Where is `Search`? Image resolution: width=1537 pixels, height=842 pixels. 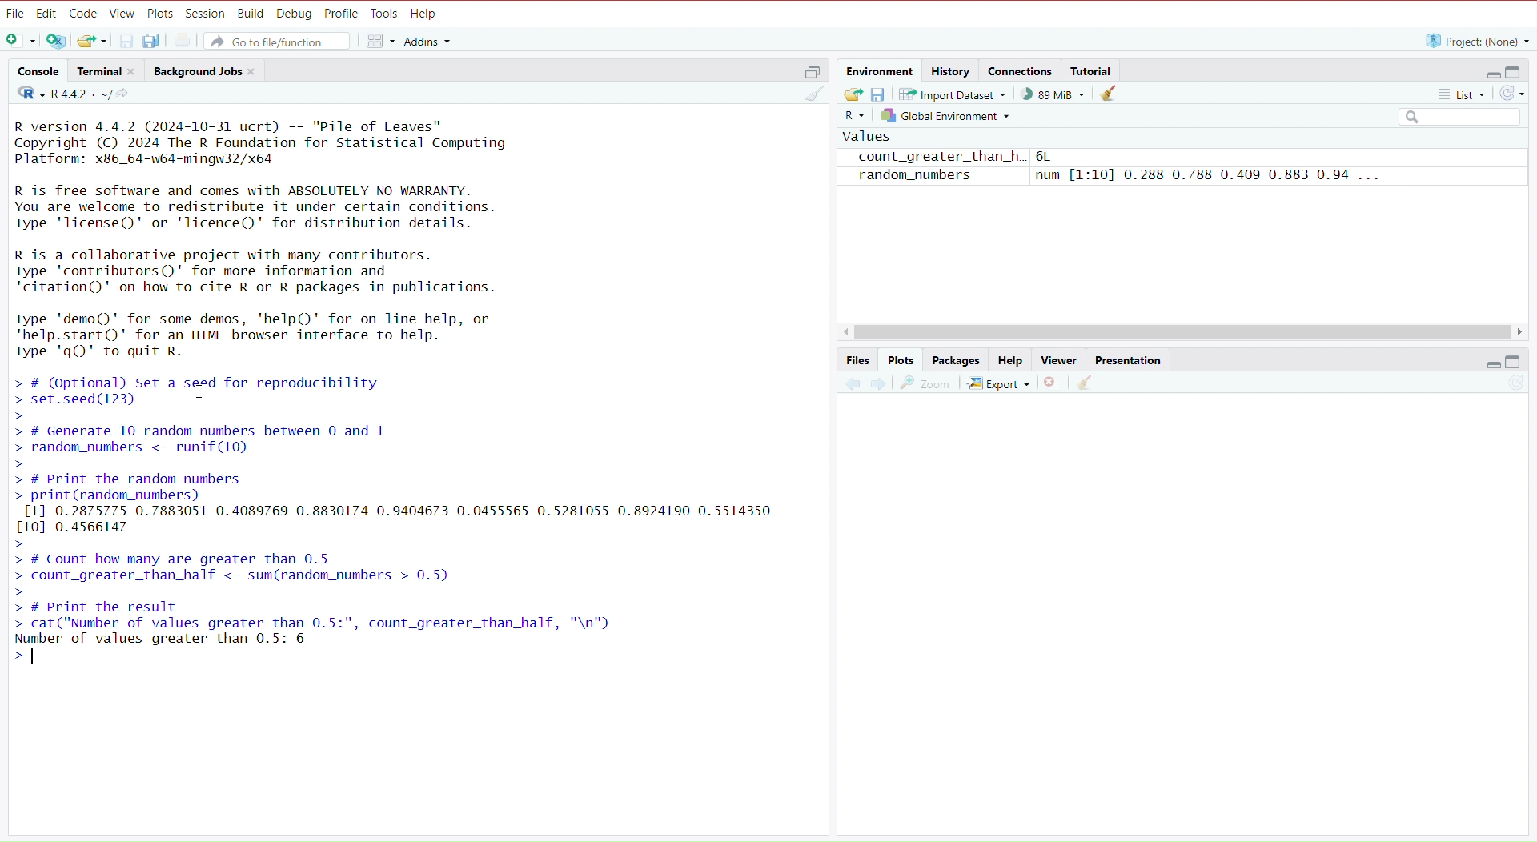
Search is located at coordinates (1457, 116).